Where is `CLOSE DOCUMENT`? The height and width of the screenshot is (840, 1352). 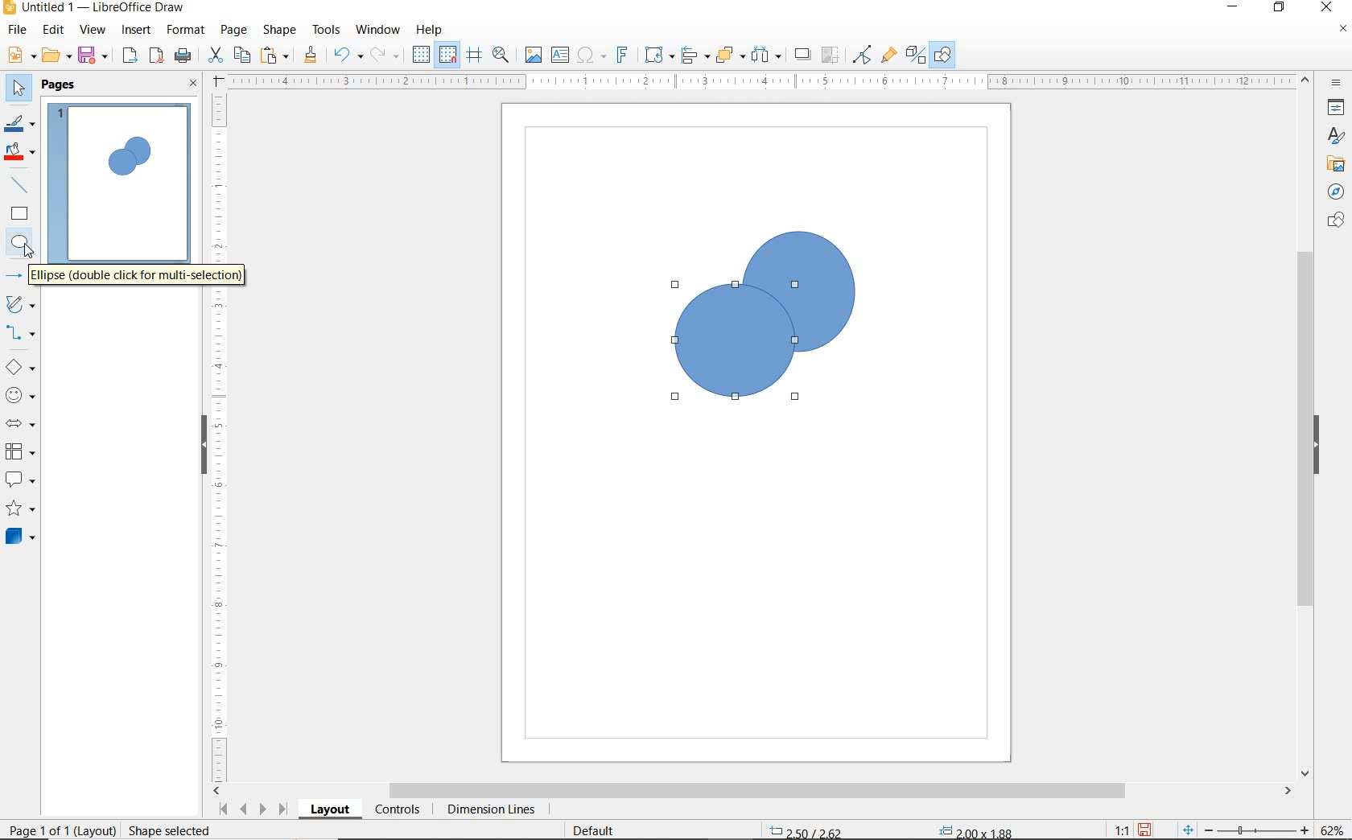 CLOSE DOCUMENT is located at coordinates (1342, 31).